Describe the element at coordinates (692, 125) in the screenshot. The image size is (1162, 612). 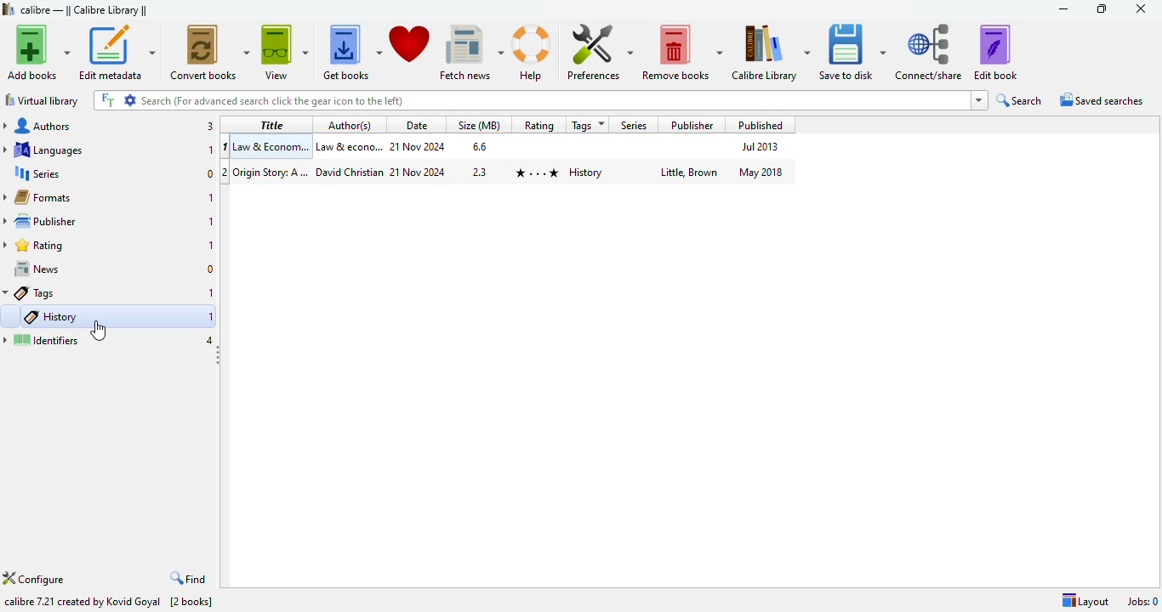
I see `publisher` at that location.